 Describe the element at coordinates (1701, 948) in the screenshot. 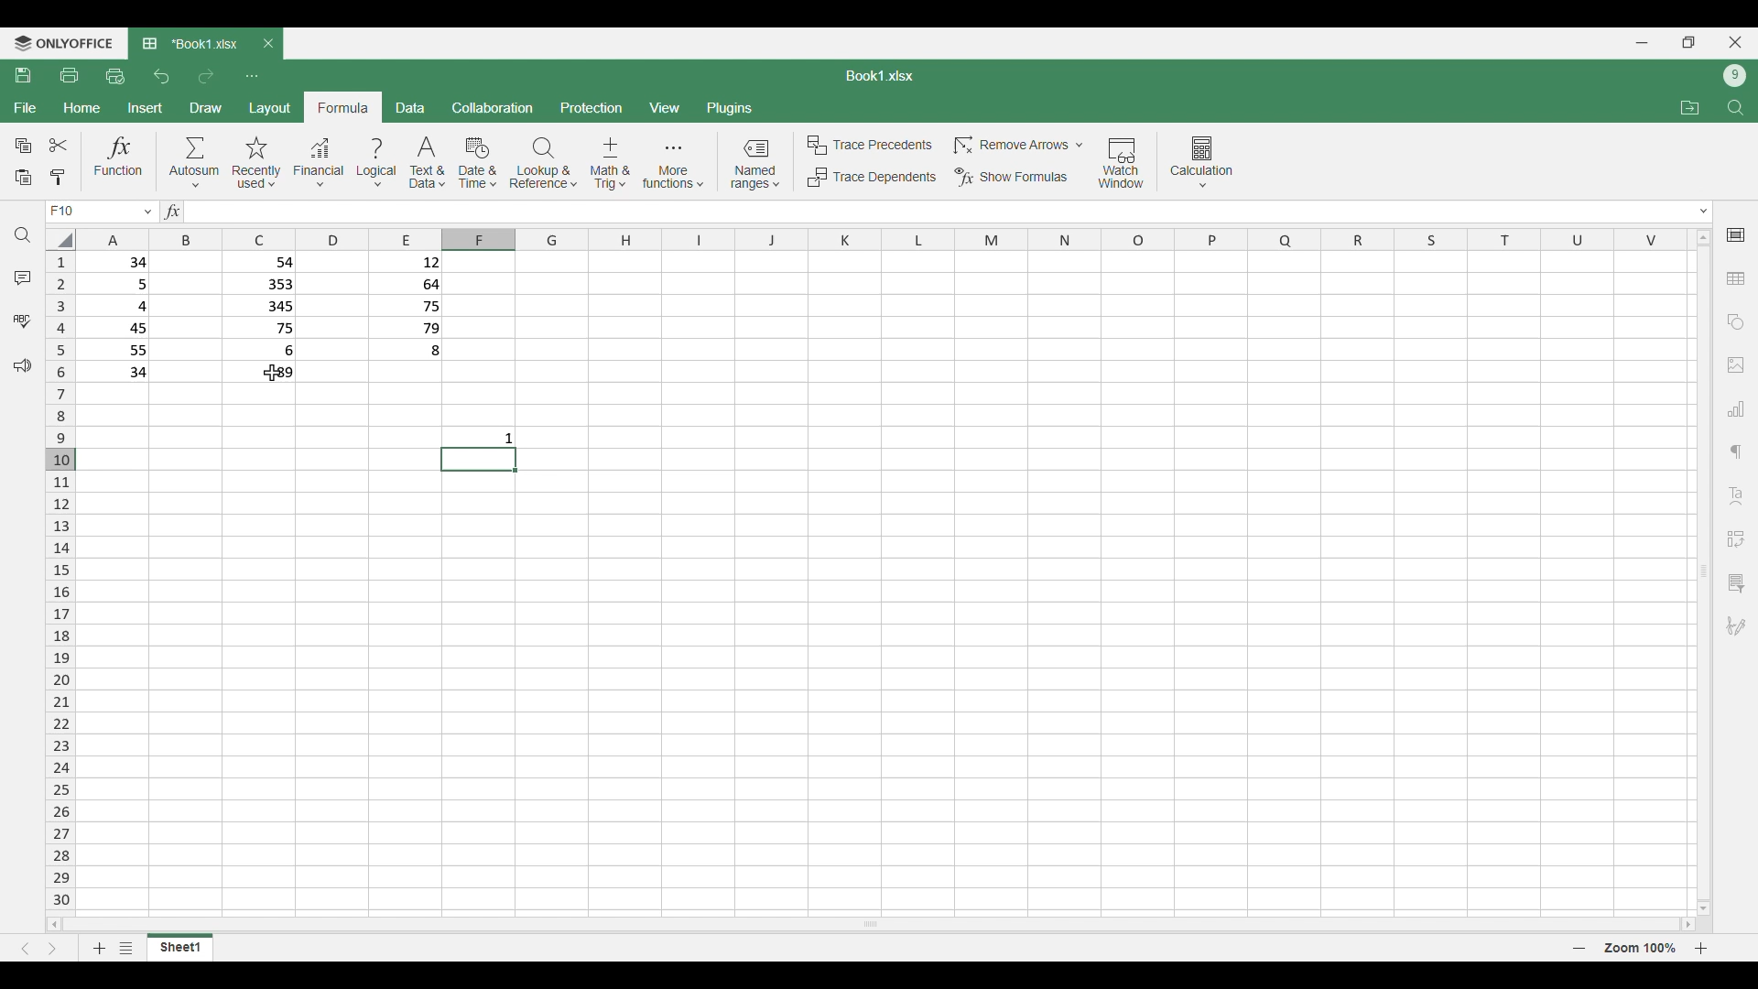

I see `Zoom in` at that location.